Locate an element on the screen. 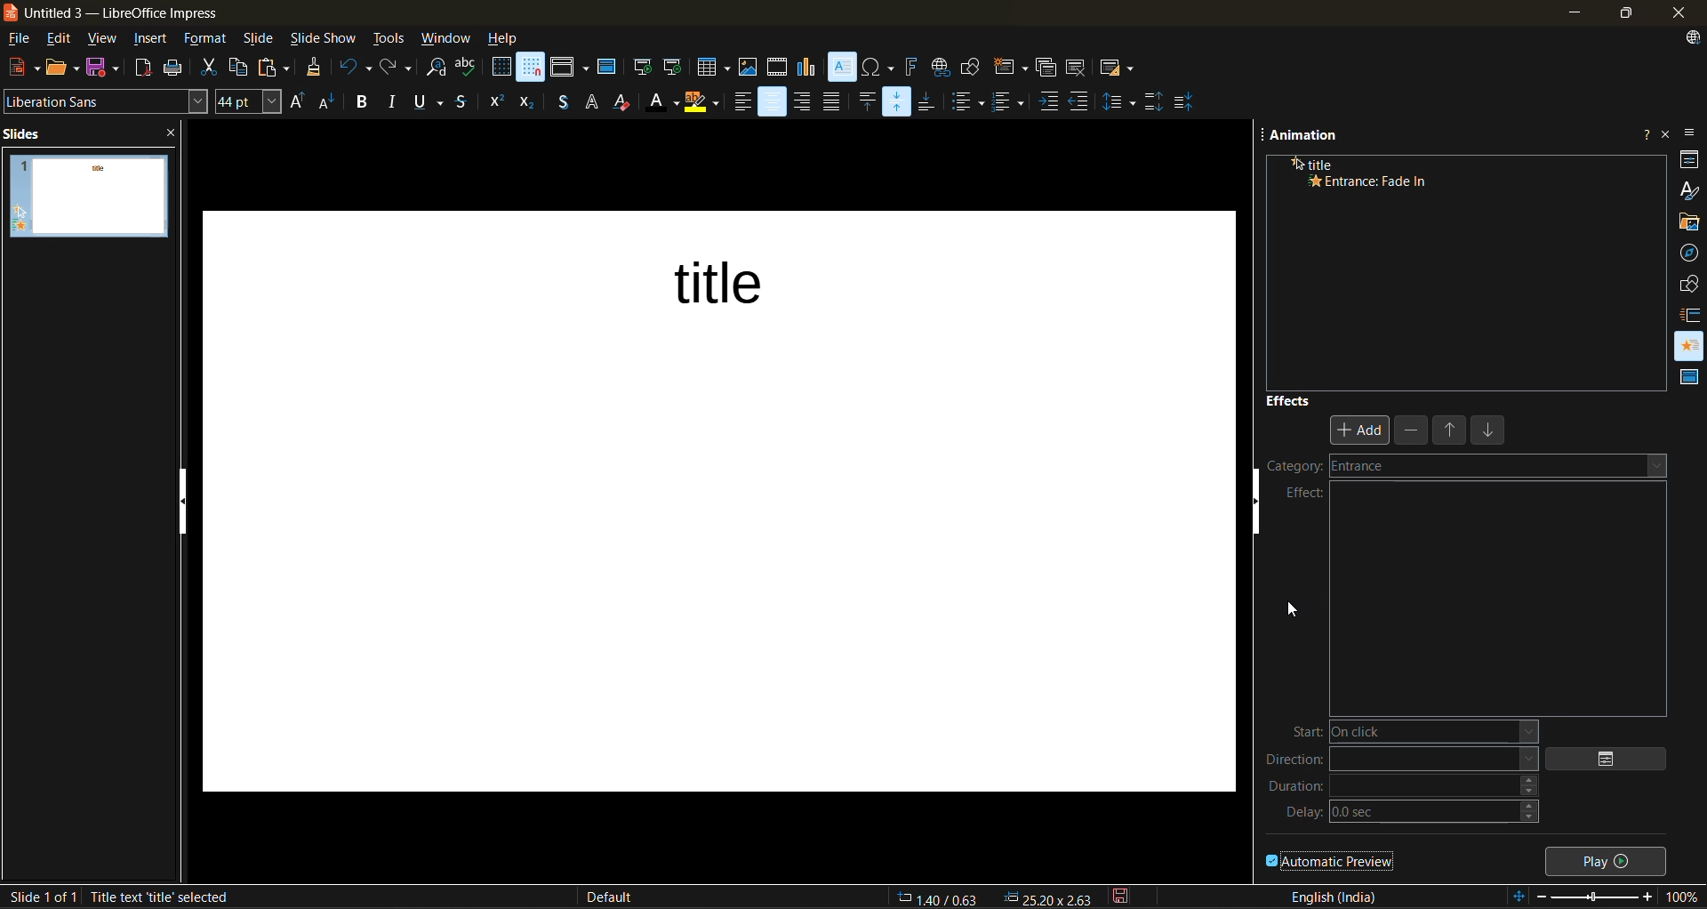 The image size is (1707, 909). insert image is located at coordinates (751, 68).